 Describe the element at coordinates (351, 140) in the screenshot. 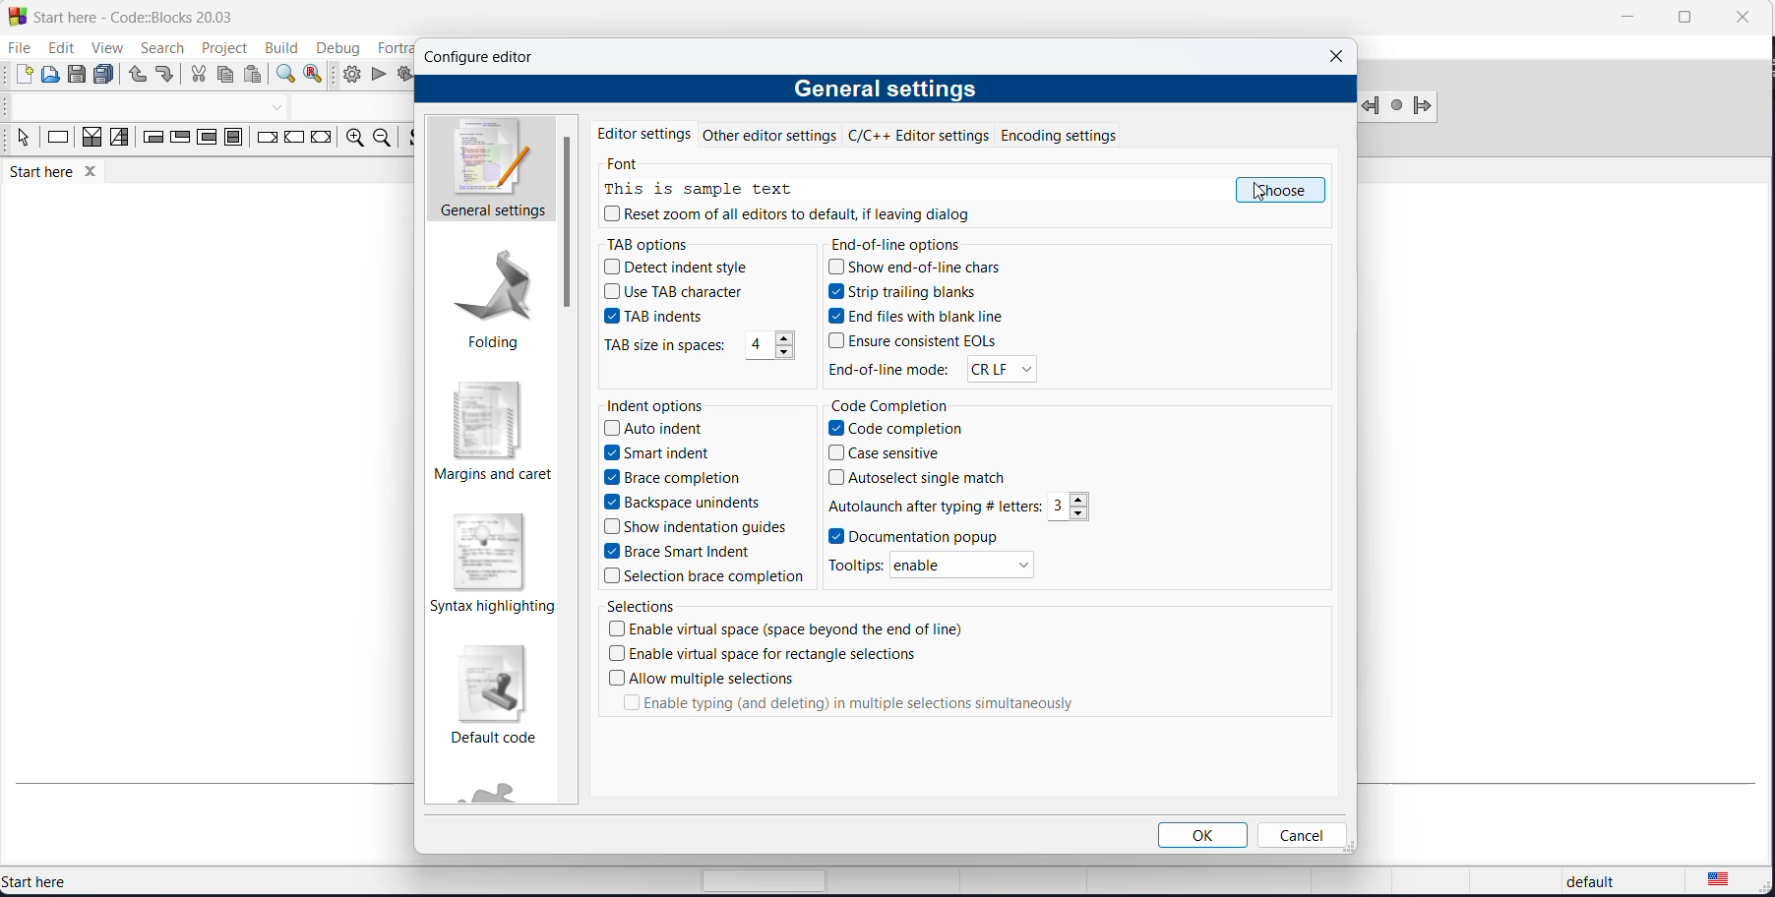

I see `zoom in` at that location.